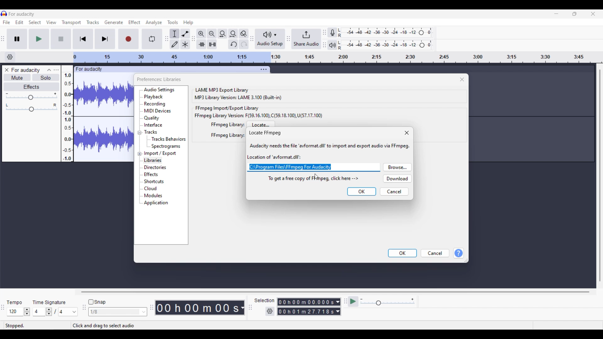  Describe the element at coordinates (51, 22) in the screenshot. I see `View menu` at that location.